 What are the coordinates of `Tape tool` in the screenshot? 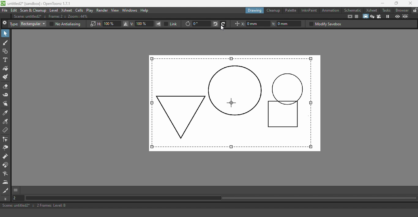 It's located at (6, 95).